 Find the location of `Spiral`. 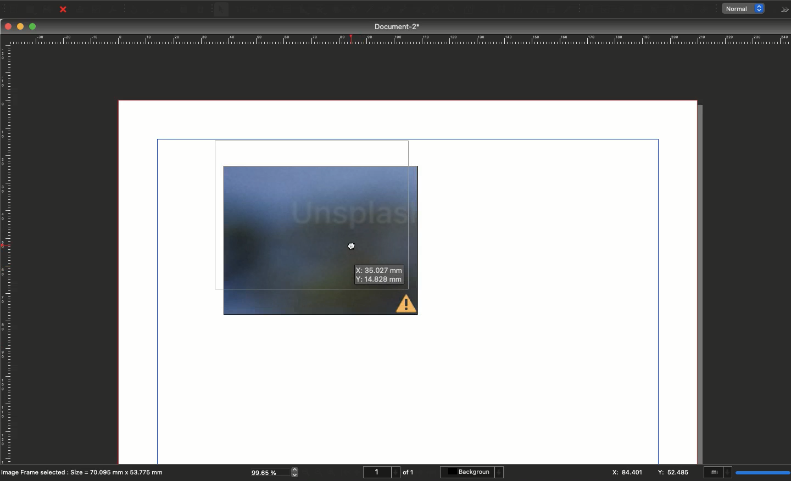

Spiral is located at coordinates (355, 11).